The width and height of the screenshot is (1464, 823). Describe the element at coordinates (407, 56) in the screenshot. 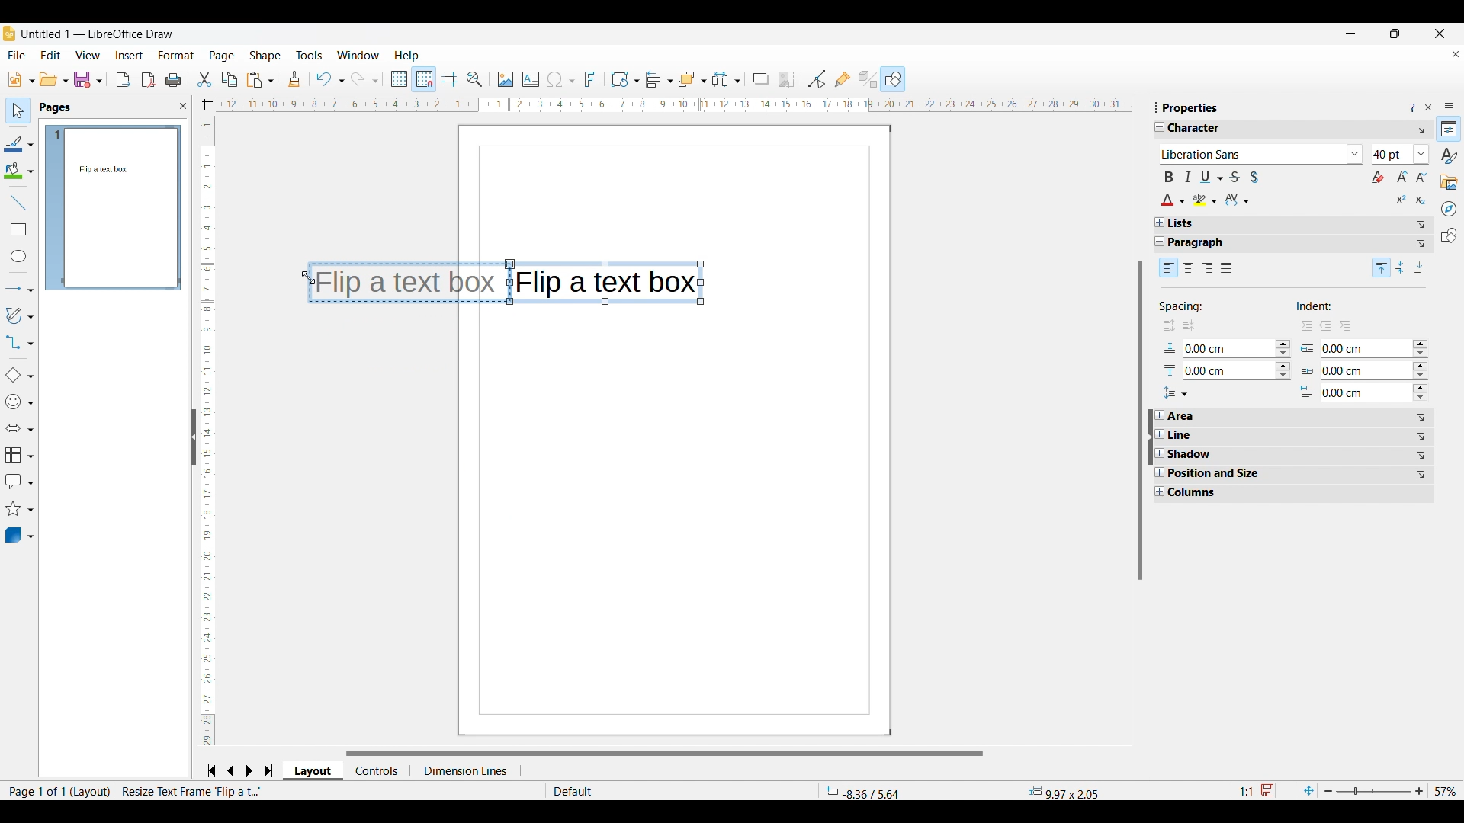

I see `Help menu` at that location.